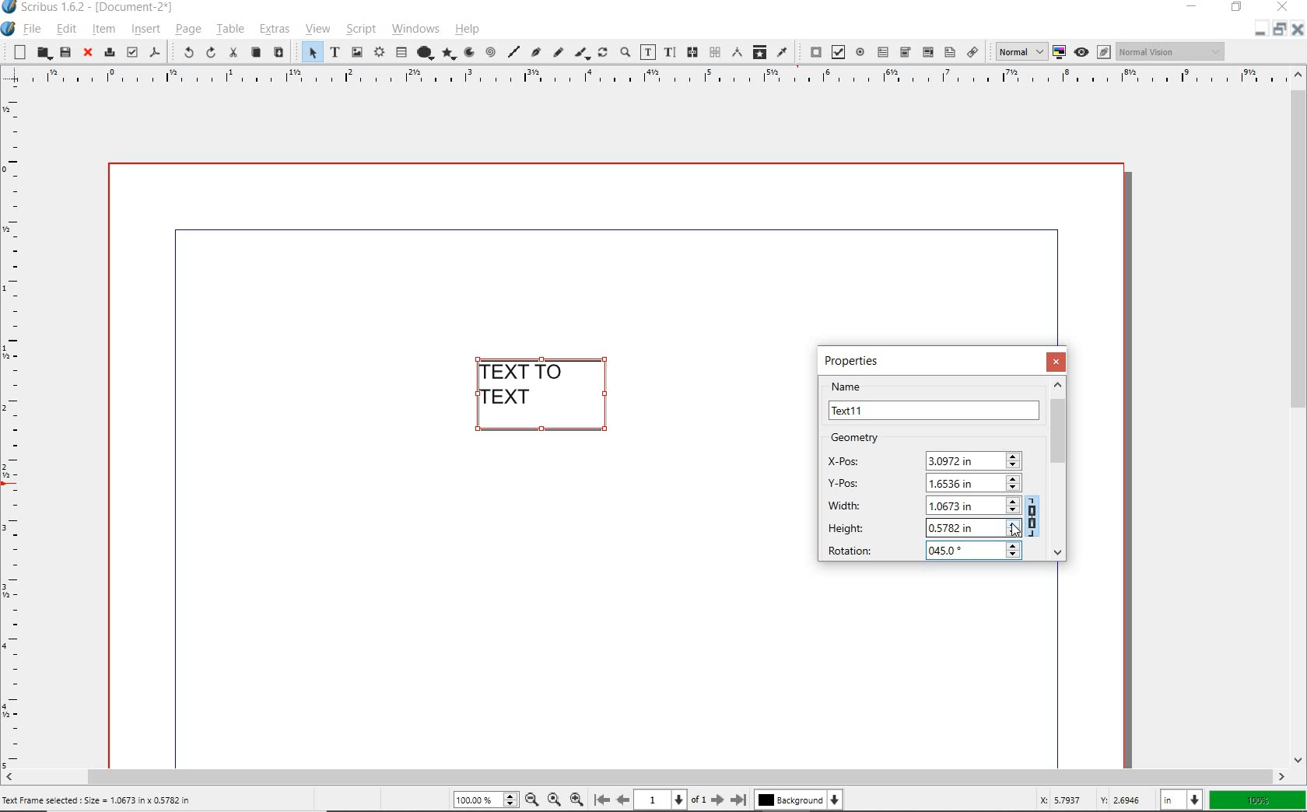 The height and width of the screenshot is (812, 1307). Describe the element at coordinates (557, 800) in the screenshot. I see `zoom to` at that location.